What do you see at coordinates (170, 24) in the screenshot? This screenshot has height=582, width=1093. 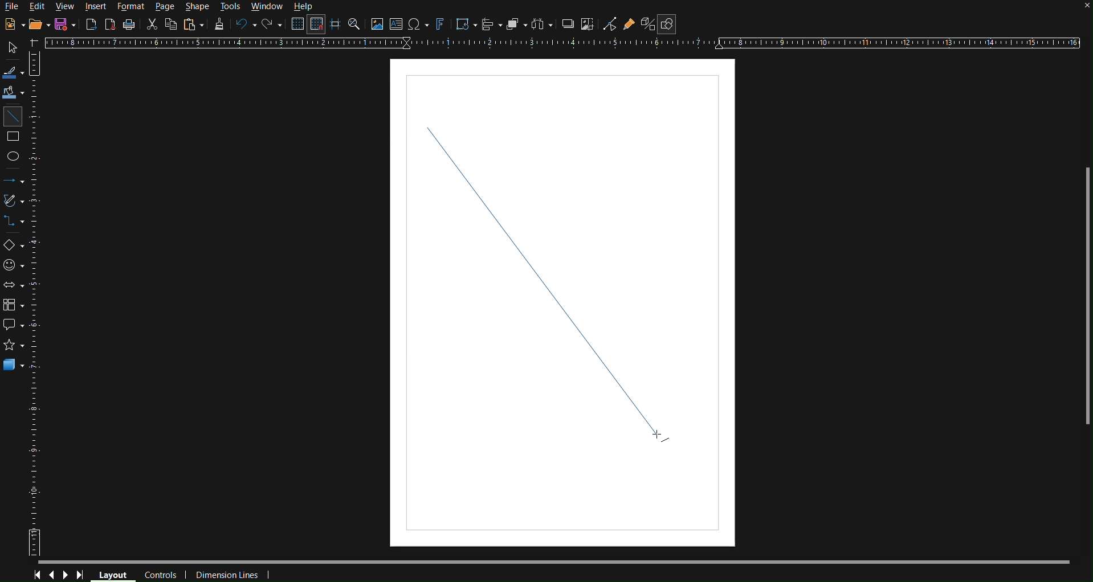 I see `Copy` at bounding box center [170, 24].